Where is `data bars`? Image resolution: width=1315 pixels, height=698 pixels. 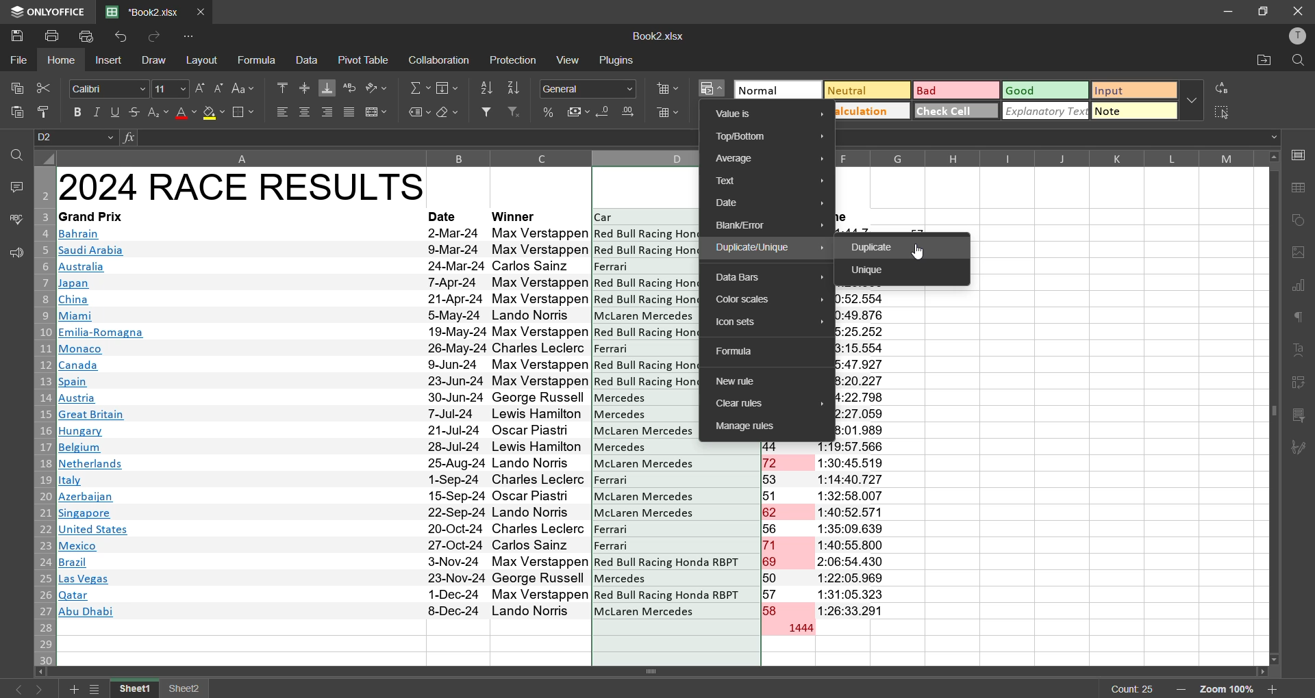 data bars is located at coordinates (770, 276).